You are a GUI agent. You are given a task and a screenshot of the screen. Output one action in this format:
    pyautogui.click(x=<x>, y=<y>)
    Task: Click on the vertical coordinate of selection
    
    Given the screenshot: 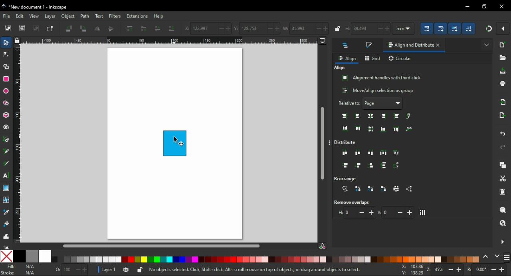 What is the action you would take?
    pyautogui.click(x=256, y=28)
    